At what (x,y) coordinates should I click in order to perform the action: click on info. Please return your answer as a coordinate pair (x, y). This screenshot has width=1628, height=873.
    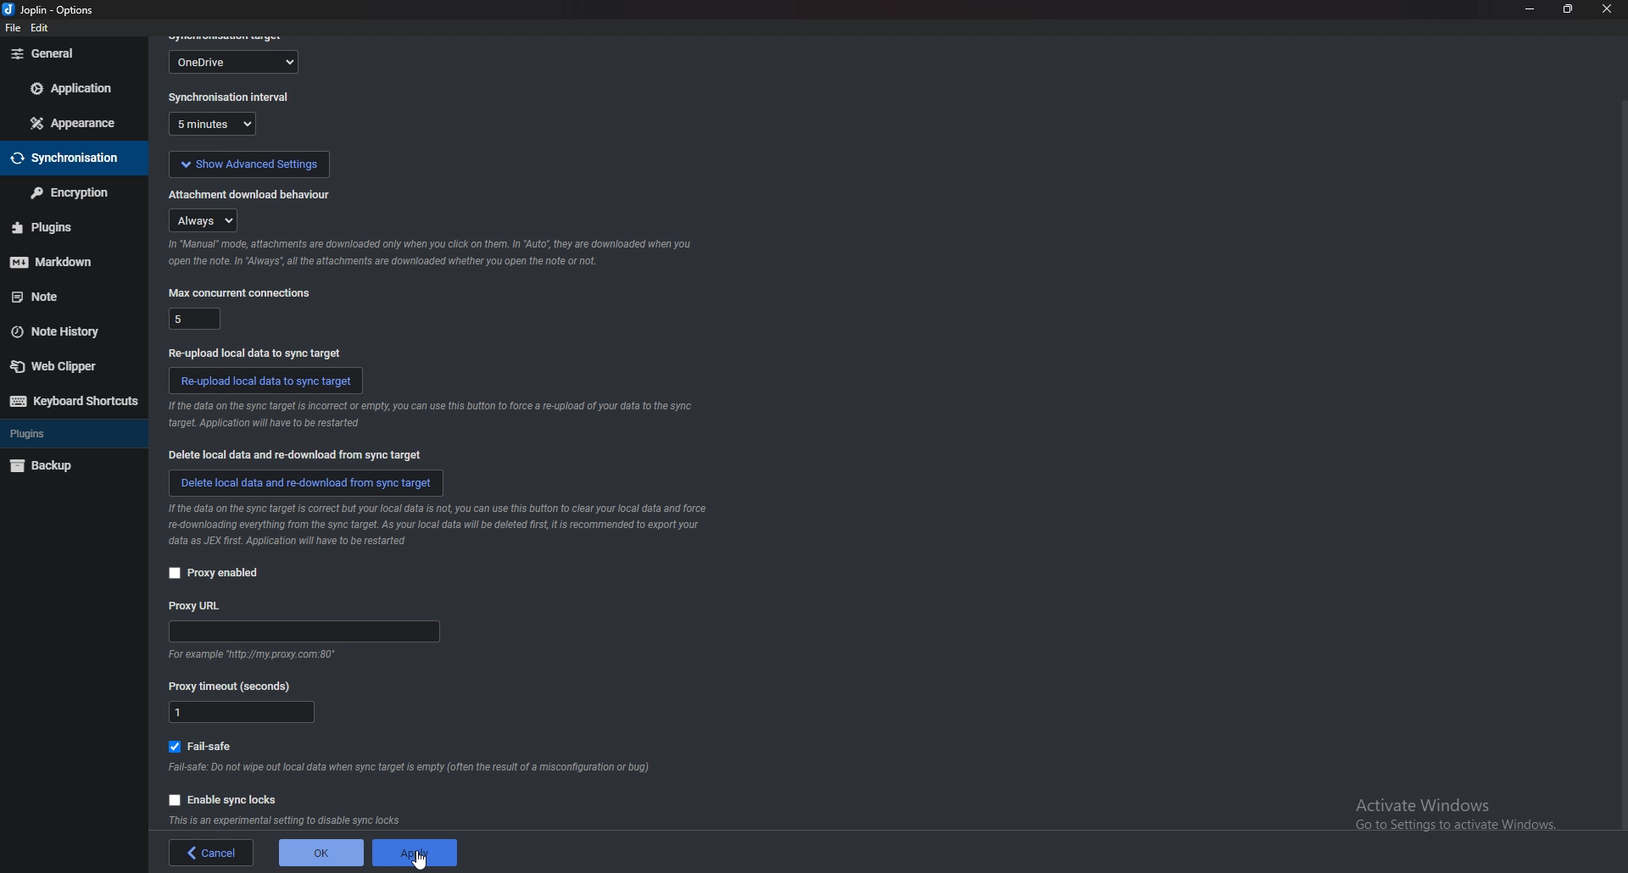
    Looking at the image, I should click on (449, 525).